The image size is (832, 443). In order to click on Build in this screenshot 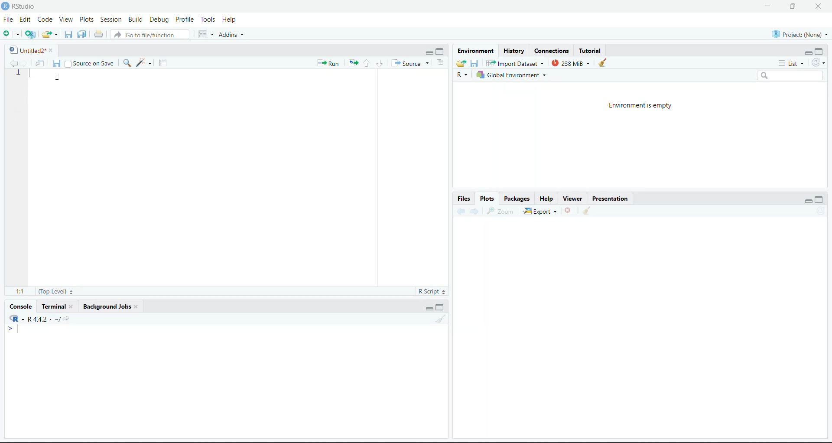, I will do `click(135, 19)`.